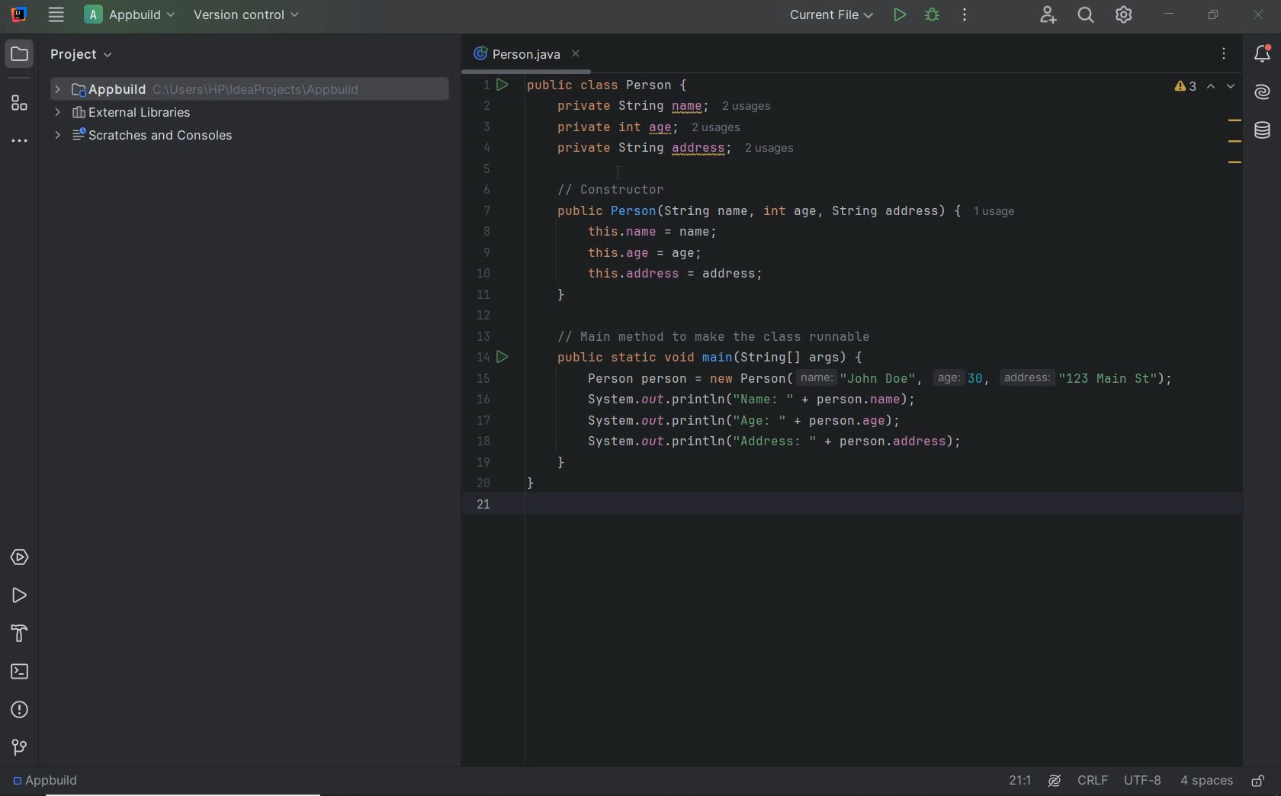  I want to click on database, so click(1265, 132).